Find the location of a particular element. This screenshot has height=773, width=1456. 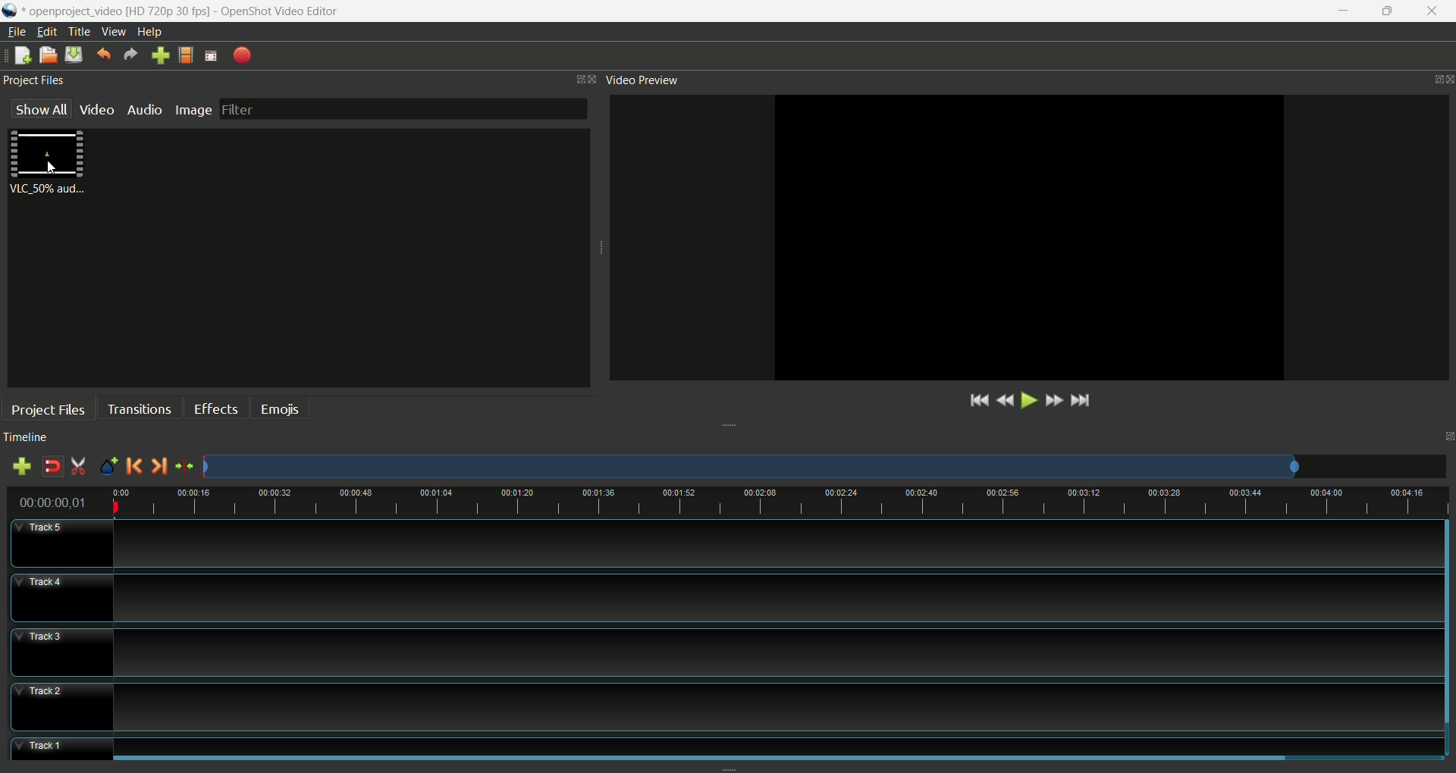

centre the timeline on playhead is located at coordinates (184, 467).